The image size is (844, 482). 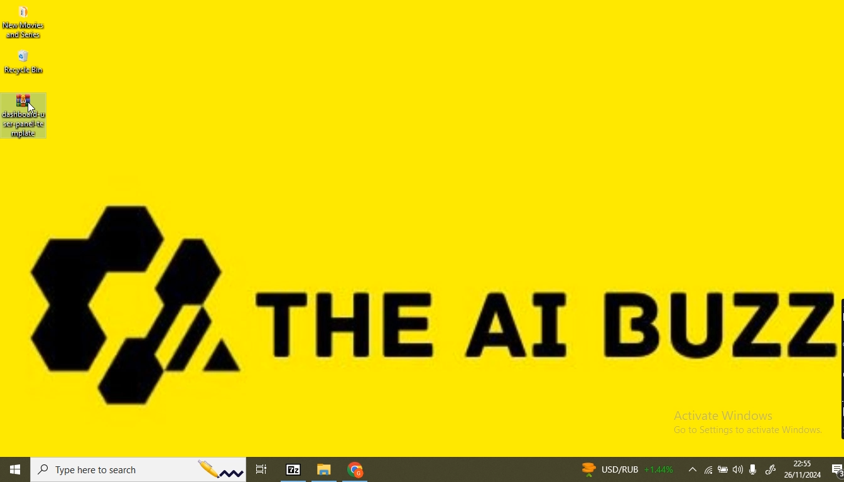 What do you see at coordinates (723, 471) in the screenshot?
I see `battery` at bounding box center [723, 471].